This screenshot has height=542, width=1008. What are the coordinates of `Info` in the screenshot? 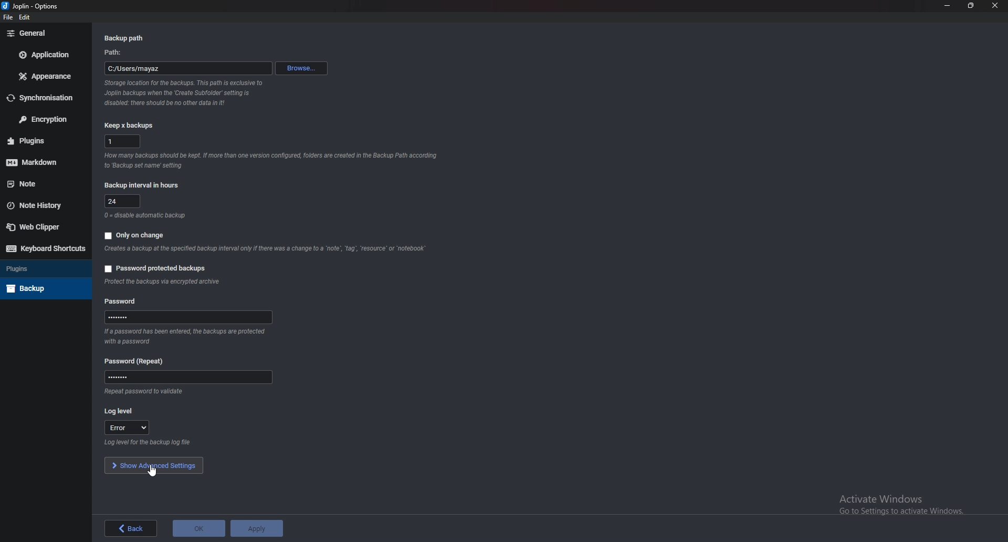 It's located at (264, 249).